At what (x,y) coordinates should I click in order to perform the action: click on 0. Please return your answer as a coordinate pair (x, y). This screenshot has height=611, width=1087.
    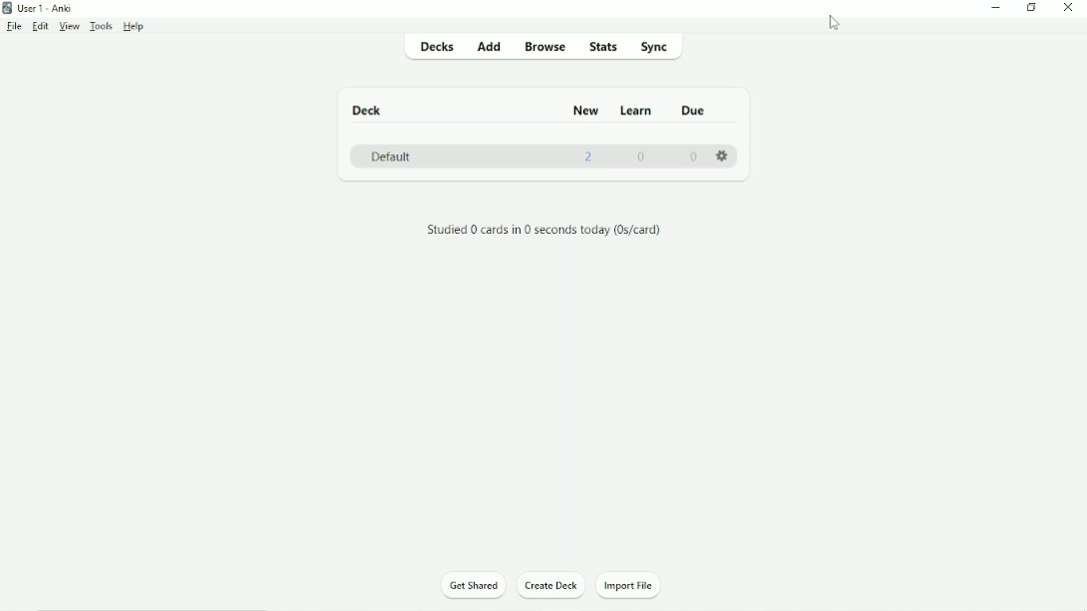
    Looking at the image, I should click on (695, 156).